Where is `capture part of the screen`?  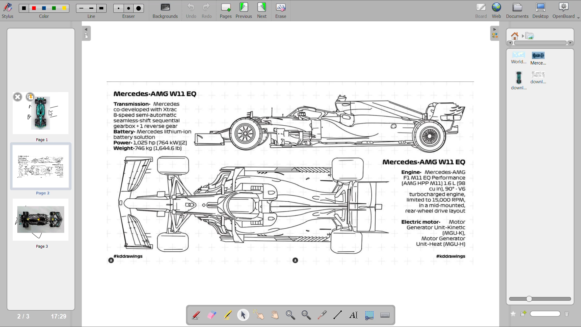 capture part of the screen is located at coordinates (370, 315).